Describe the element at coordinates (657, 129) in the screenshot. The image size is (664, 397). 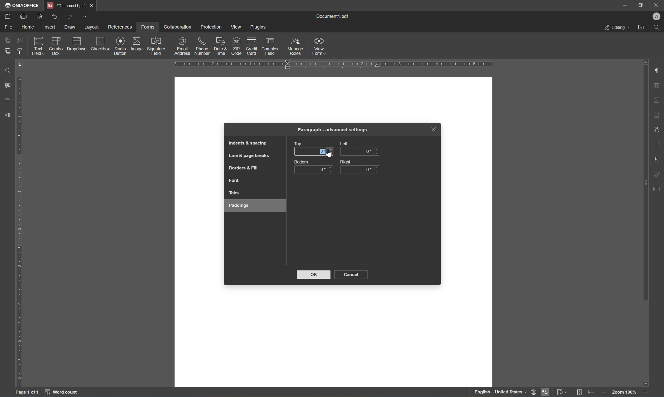
I see `shape settings` at that location.